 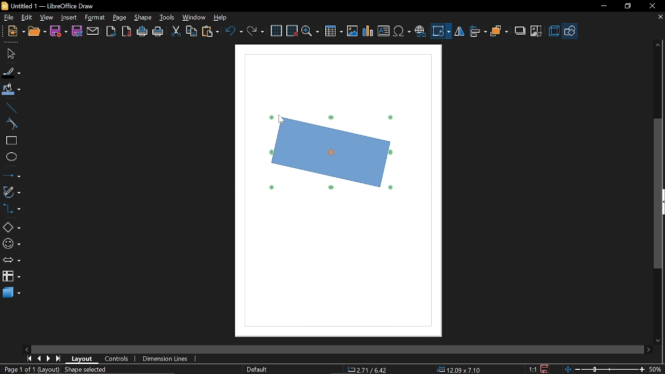 I want to click on Move right, so click(x=648, y=350).